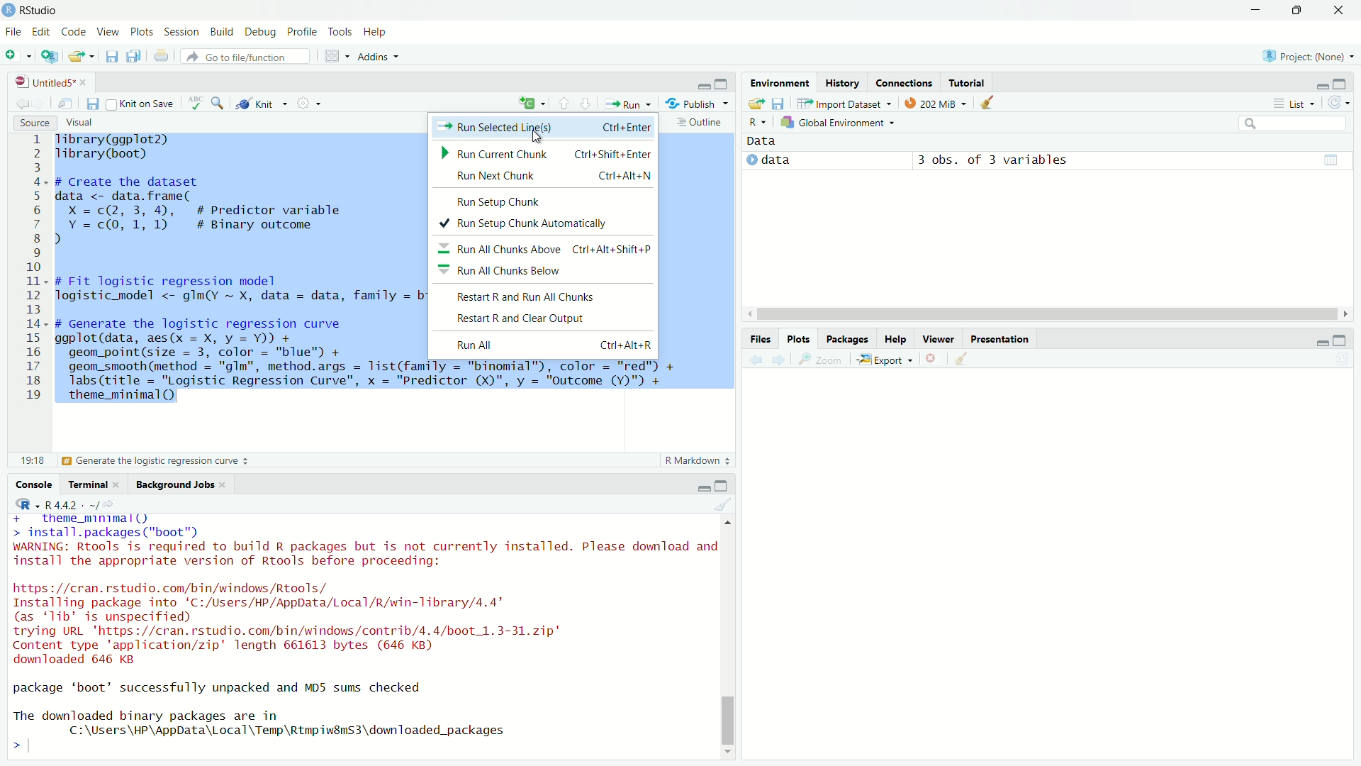 The height and width of the screenshot is (766, 1361). I want to click on Open an existing file, so click(75, 57).